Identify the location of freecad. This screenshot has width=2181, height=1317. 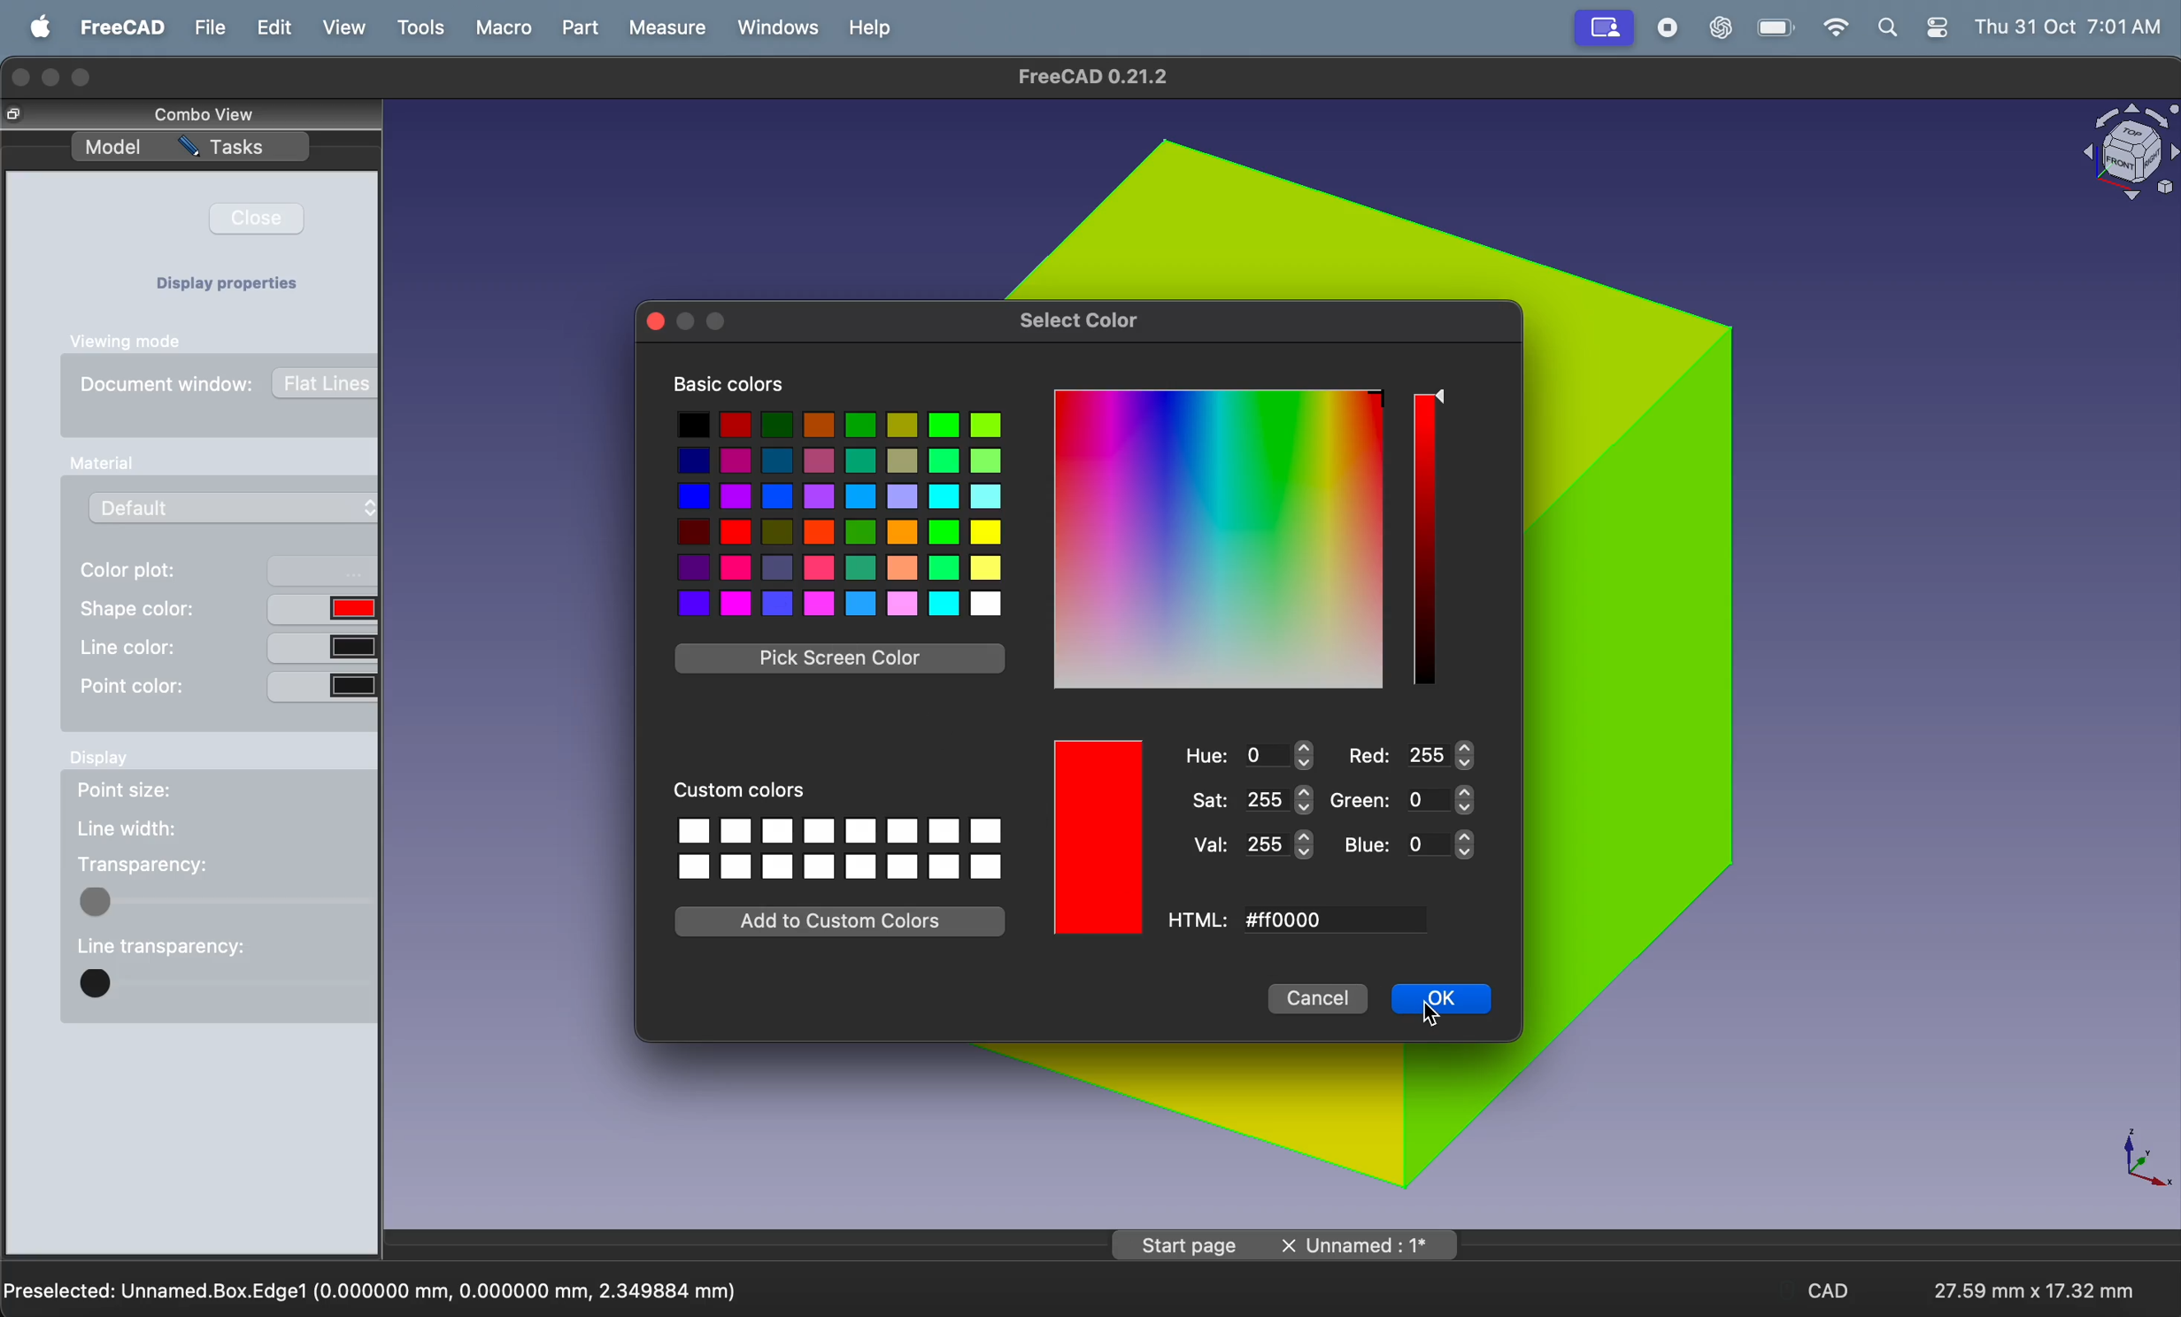
(119, 28).